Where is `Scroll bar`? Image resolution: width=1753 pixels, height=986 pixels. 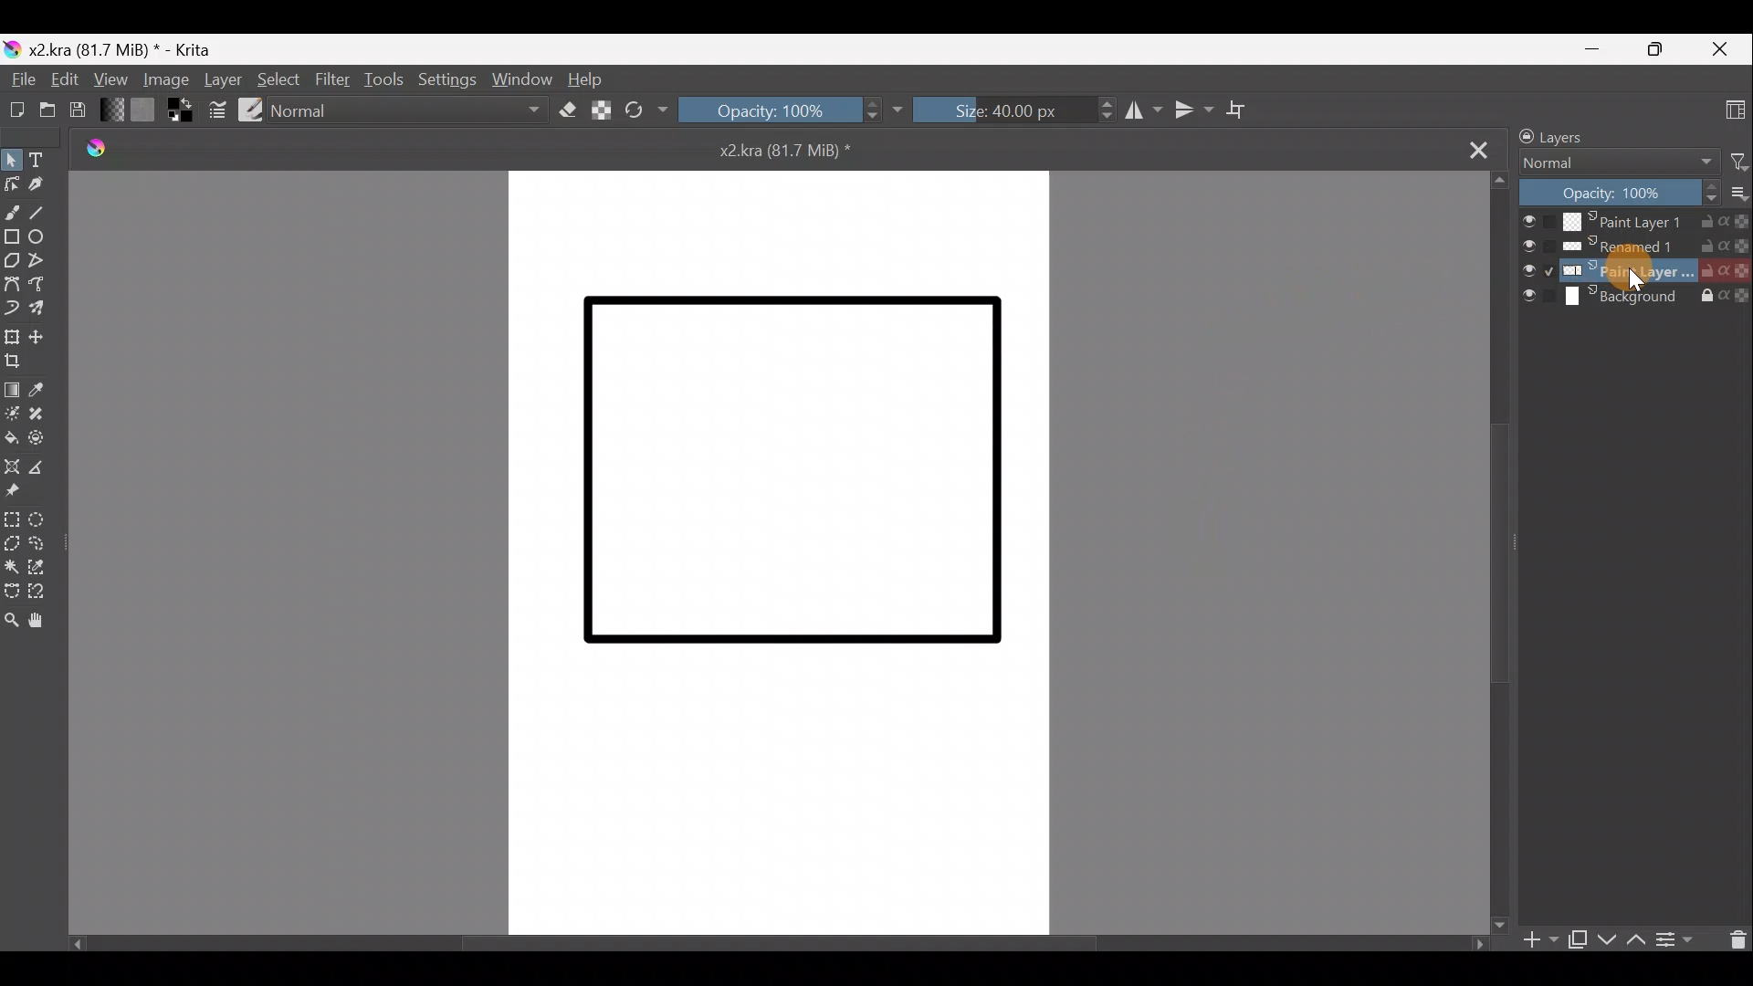
Scroll bar is located at coordinates (759, 942).